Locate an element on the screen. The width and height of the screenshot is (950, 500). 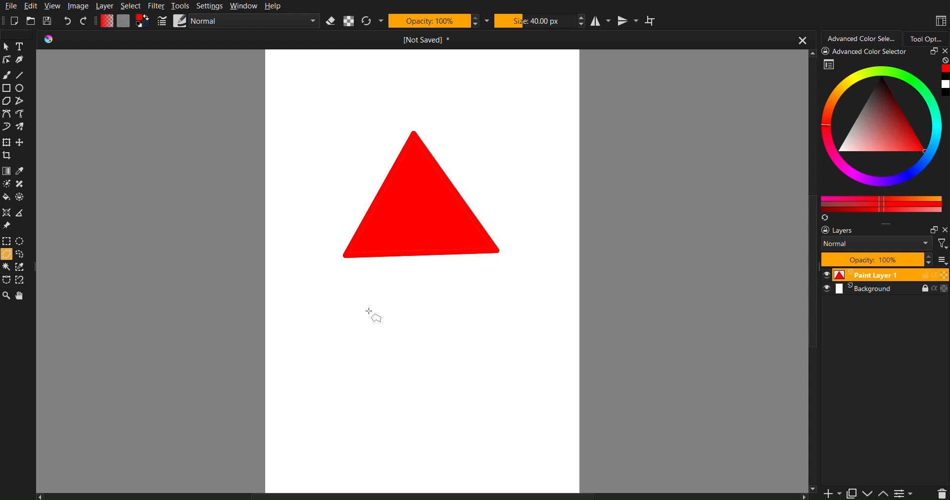
Horizontal Scrollbar is located at coordinates (424, 496).